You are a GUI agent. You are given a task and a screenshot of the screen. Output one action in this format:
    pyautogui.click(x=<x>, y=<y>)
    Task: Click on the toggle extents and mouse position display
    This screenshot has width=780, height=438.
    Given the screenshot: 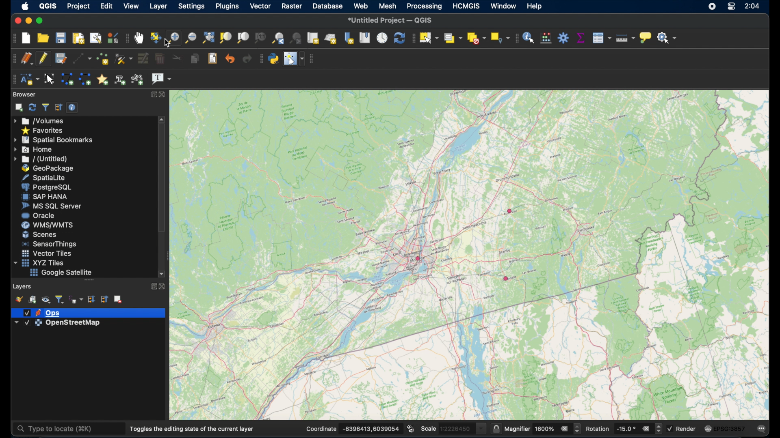 What is the action you would take?
    pyautogui.click(x=410, y=429)
    